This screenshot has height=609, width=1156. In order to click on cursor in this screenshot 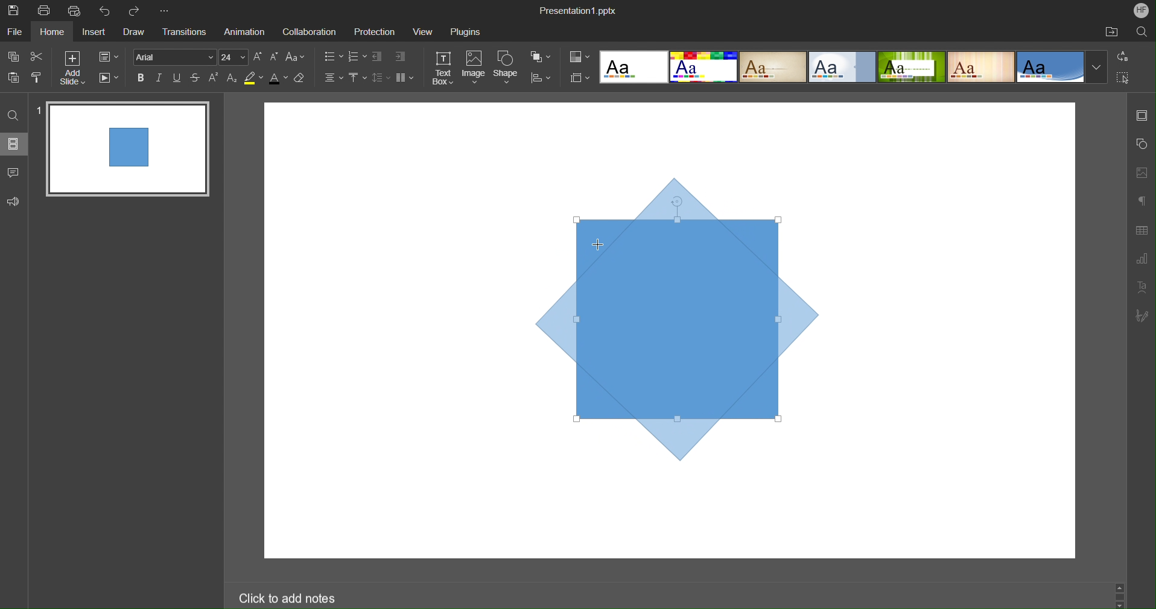, I will do `click(602, 245)`.